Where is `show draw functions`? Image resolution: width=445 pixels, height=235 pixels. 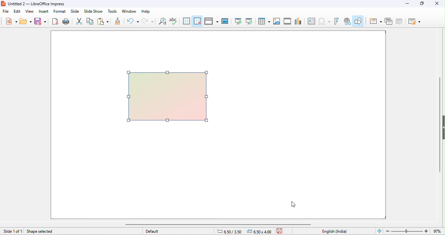 show draw functions is located at coordinates (359, 21).